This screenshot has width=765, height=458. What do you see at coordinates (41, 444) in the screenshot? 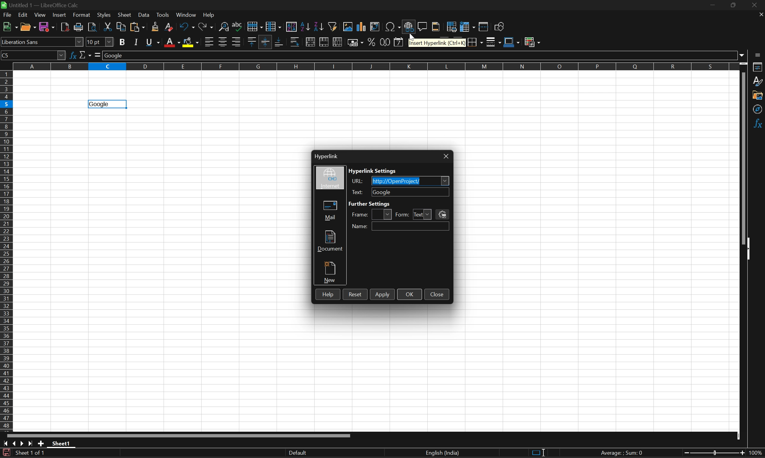
I see `Add new sheet` at bounding box center [41, 444].